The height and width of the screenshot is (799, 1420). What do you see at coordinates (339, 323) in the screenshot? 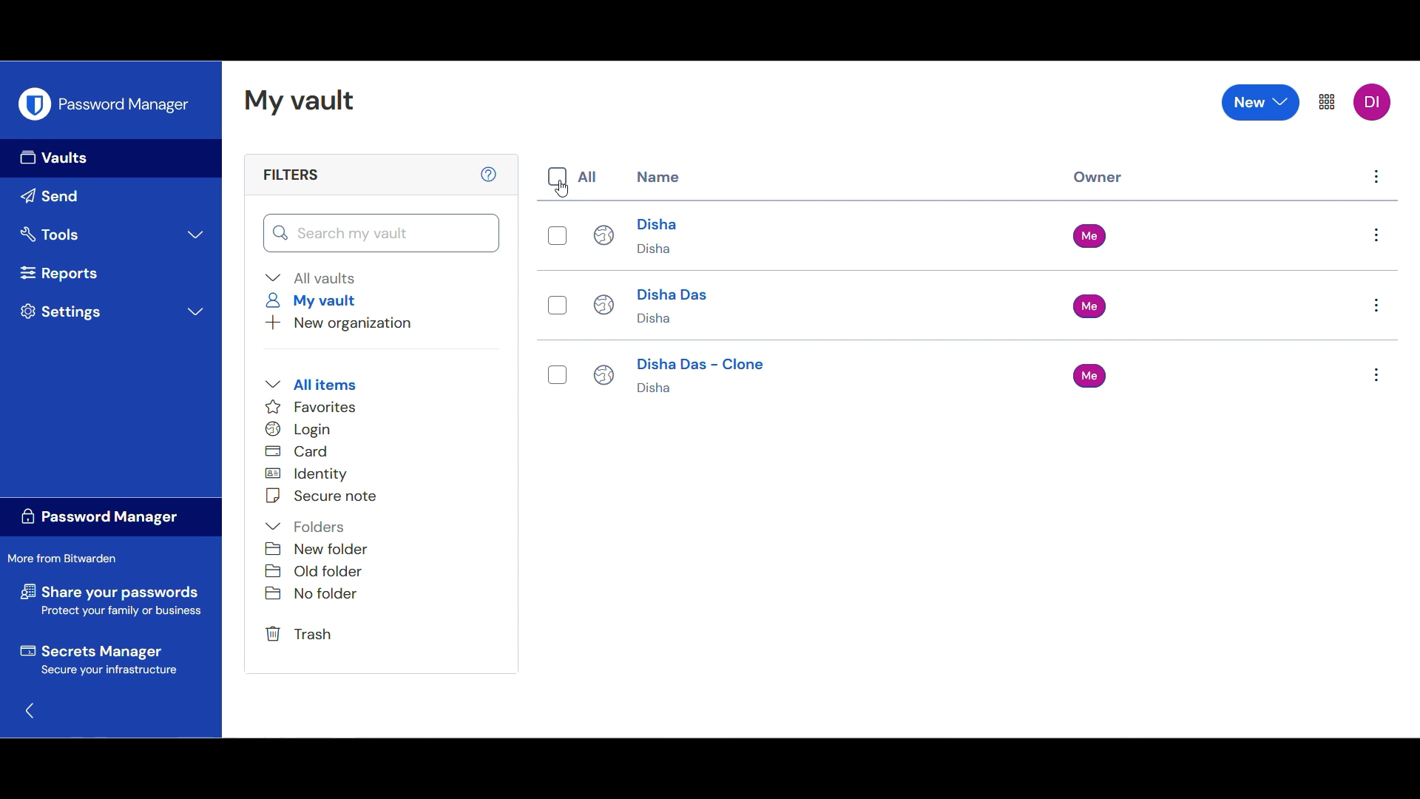
I see `New organization` at bounding box center [339, 323].